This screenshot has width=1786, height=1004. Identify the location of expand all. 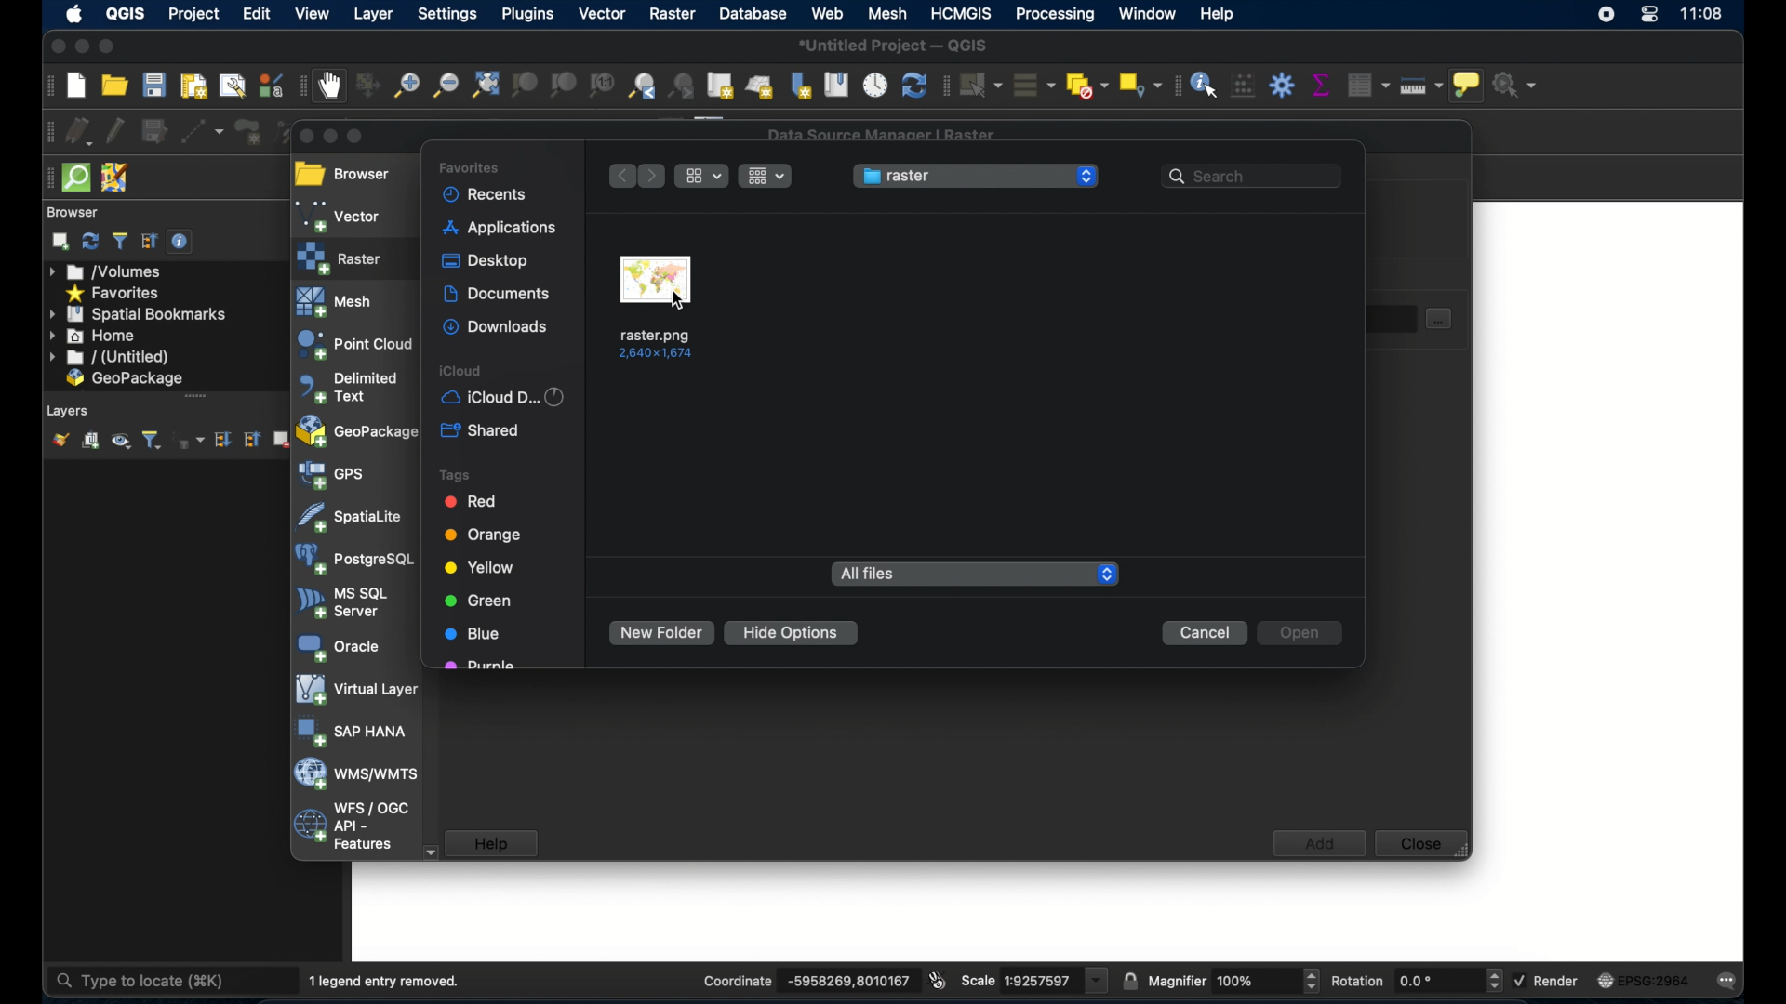
(224, 440).